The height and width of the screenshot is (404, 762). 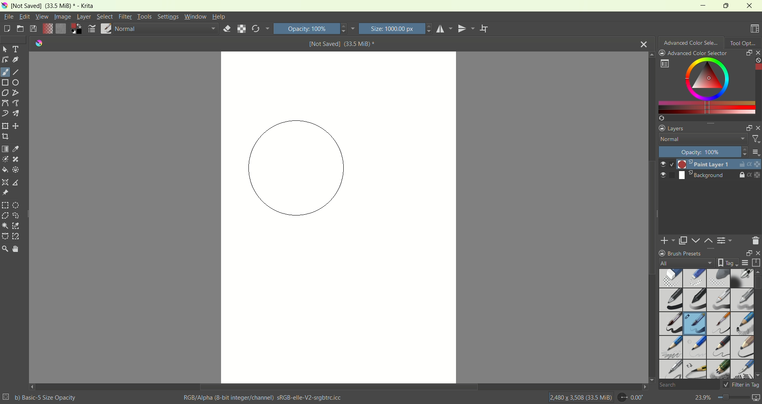 What do you see at coordinates (17, 236) in the screenshot?
I see `magnetic curve selection` at bounding box center [17, 236].